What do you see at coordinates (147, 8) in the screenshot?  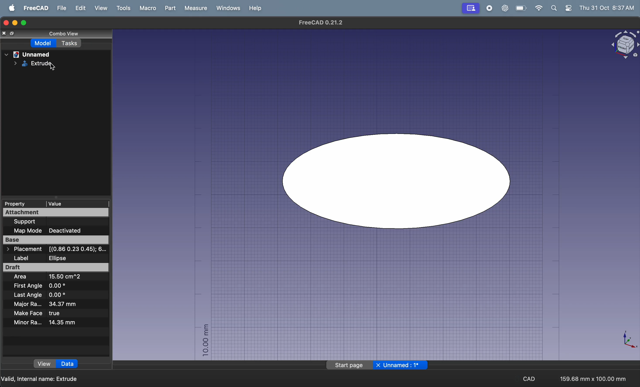 I see `marco` at bounding box center [147, 8].